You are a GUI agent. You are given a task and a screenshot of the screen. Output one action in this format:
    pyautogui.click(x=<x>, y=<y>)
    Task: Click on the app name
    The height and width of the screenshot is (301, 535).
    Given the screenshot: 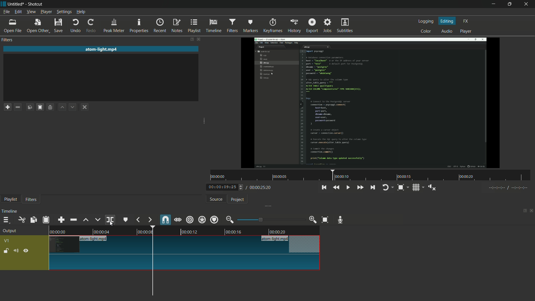 What is the action you would take?
    pyautogui.click(x=36, y=4)
    